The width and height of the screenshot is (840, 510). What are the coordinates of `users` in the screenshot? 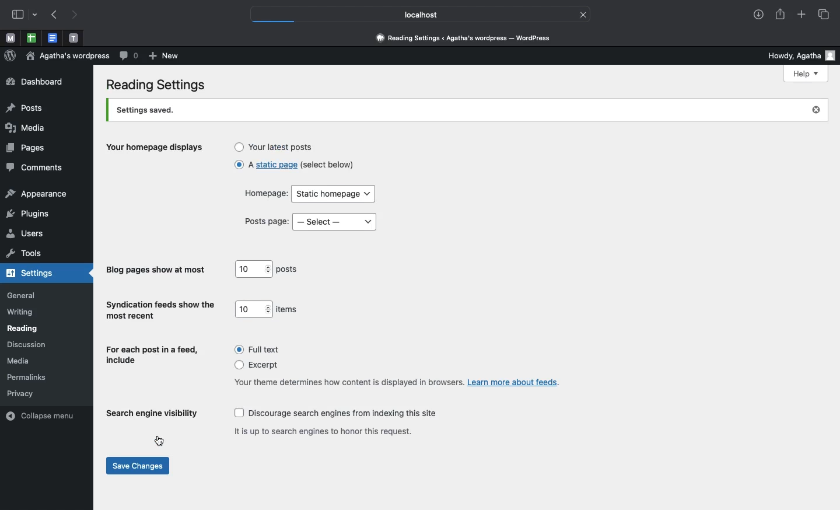 It's located at (26, 235).